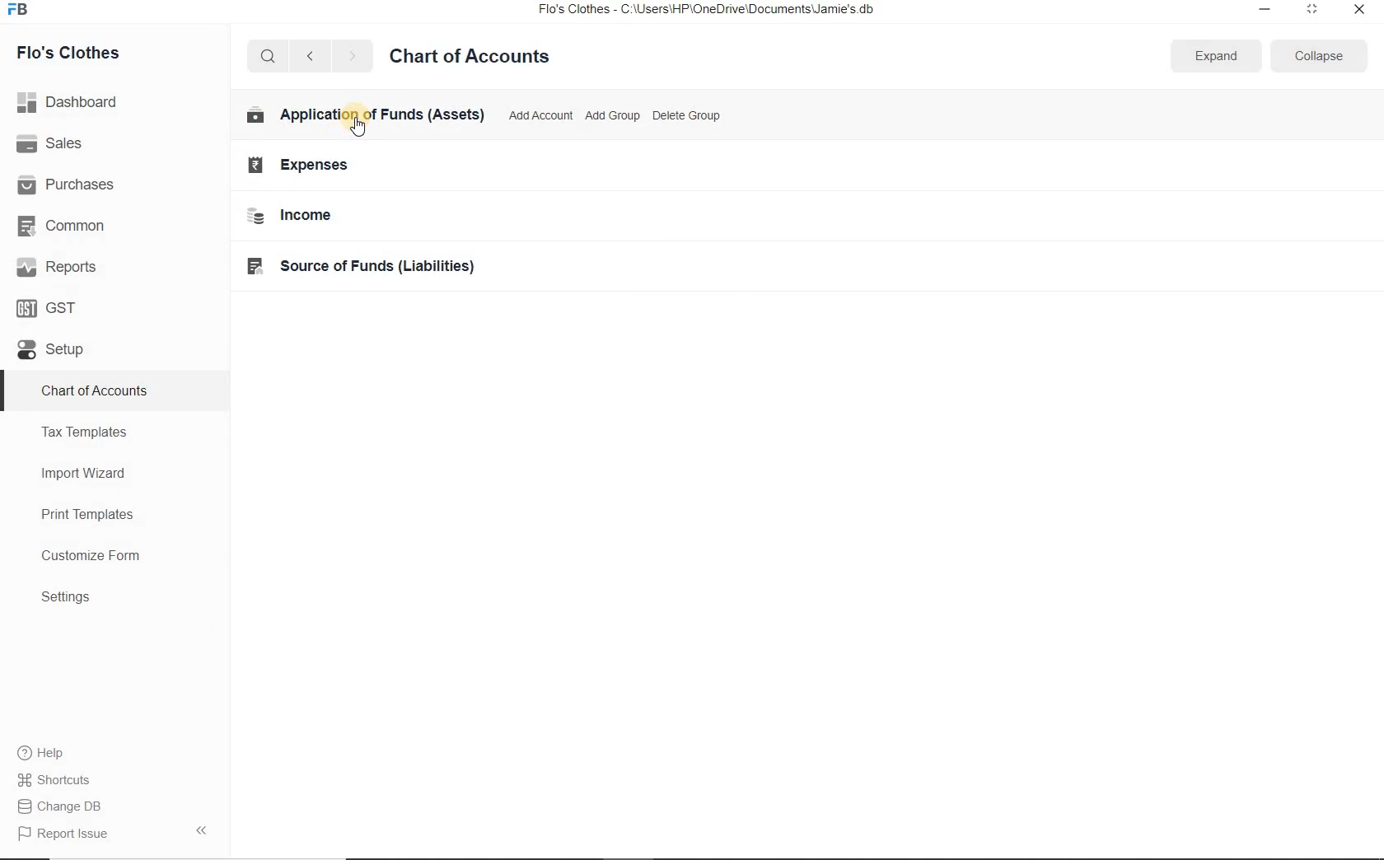 The height and width of the screenshot is (860, 1384). Describe the element at coordinates (81, 53) in the screenshot. I see `Flo's Clothes` at that location.